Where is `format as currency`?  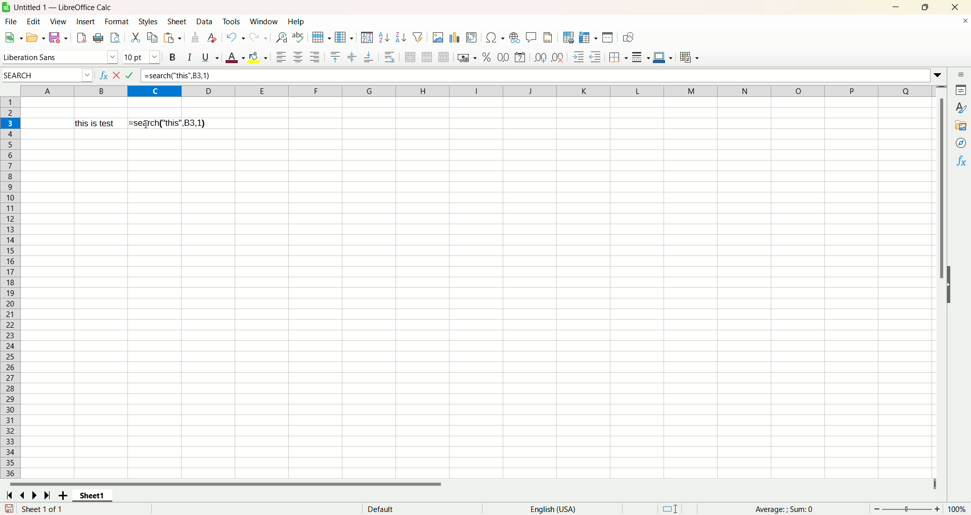 format as currency is located at coordinates (467, 57).